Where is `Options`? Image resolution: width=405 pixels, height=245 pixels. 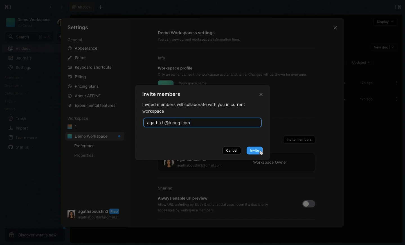
Options is located at coordinates (395, 99).